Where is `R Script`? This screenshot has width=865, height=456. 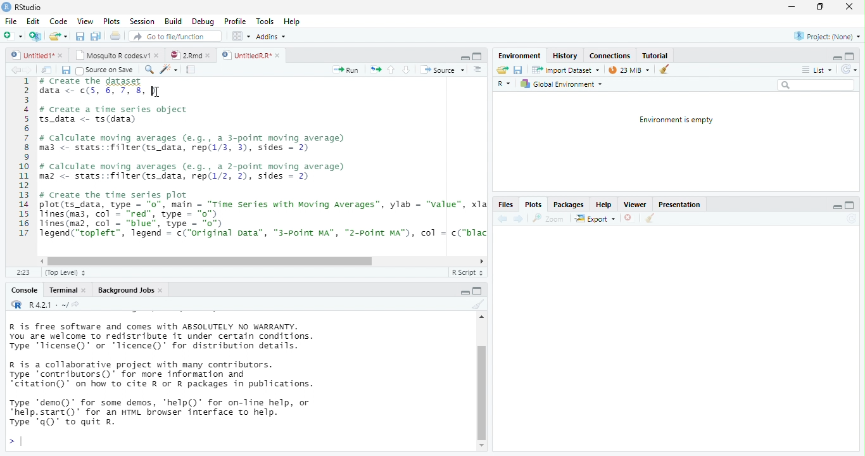
R Script is located at coordinates (466, 272).